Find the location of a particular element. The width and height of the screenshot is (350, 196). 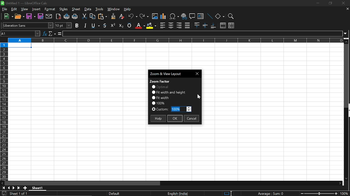

align center is located at coordinates (171, 26).